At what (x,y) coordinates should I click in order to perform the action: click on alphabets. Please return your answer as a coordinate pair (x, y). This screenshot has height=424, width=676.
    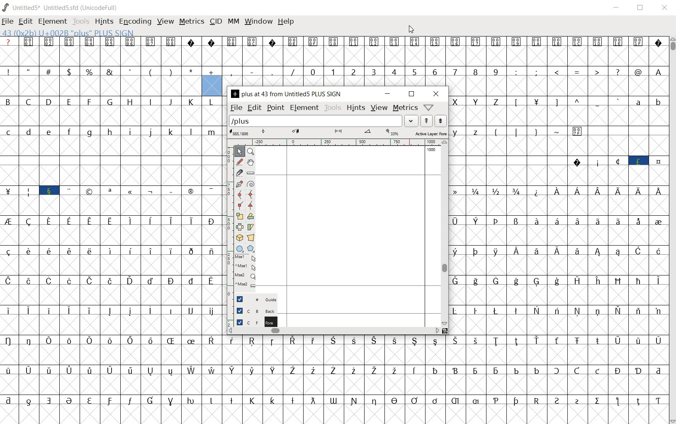
    Looking at the image, I should click on (111, 141).